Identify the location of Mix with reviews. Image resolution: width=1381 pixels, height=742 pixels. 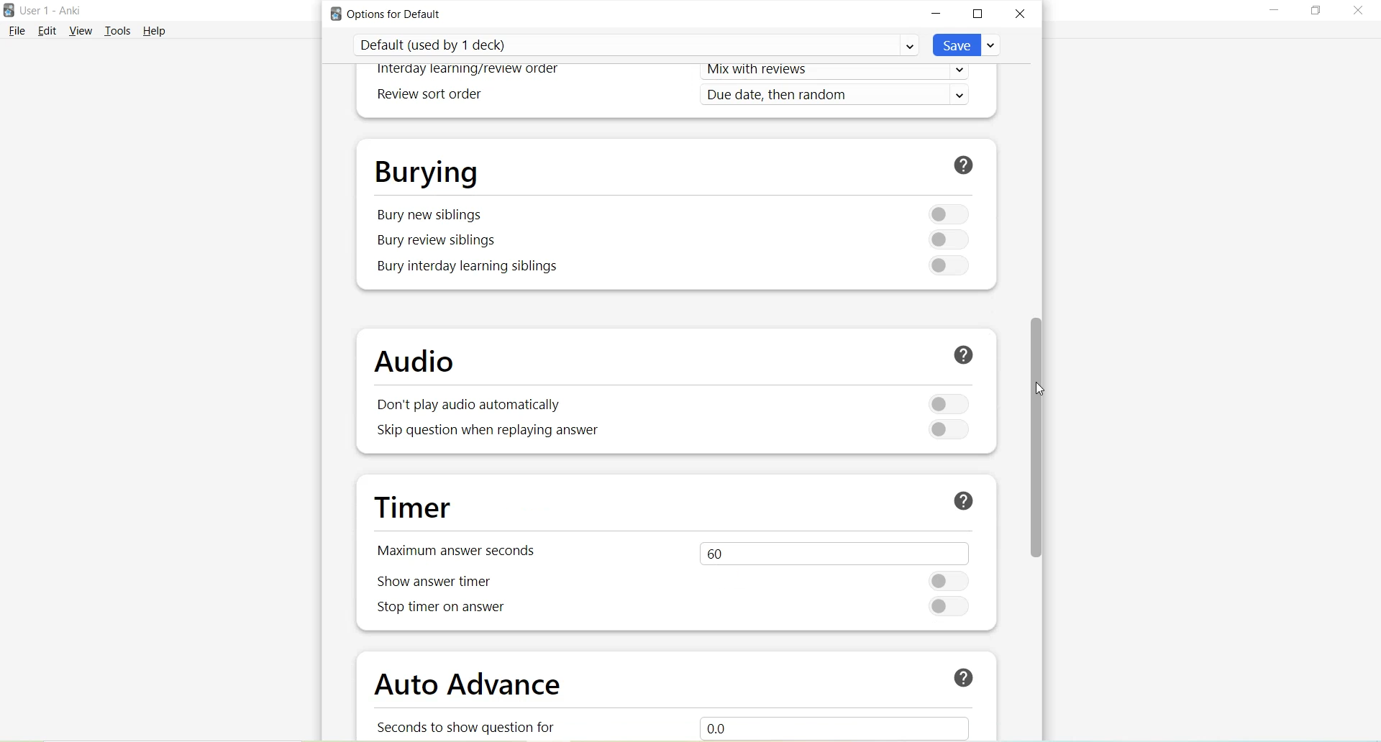
(840, 73).